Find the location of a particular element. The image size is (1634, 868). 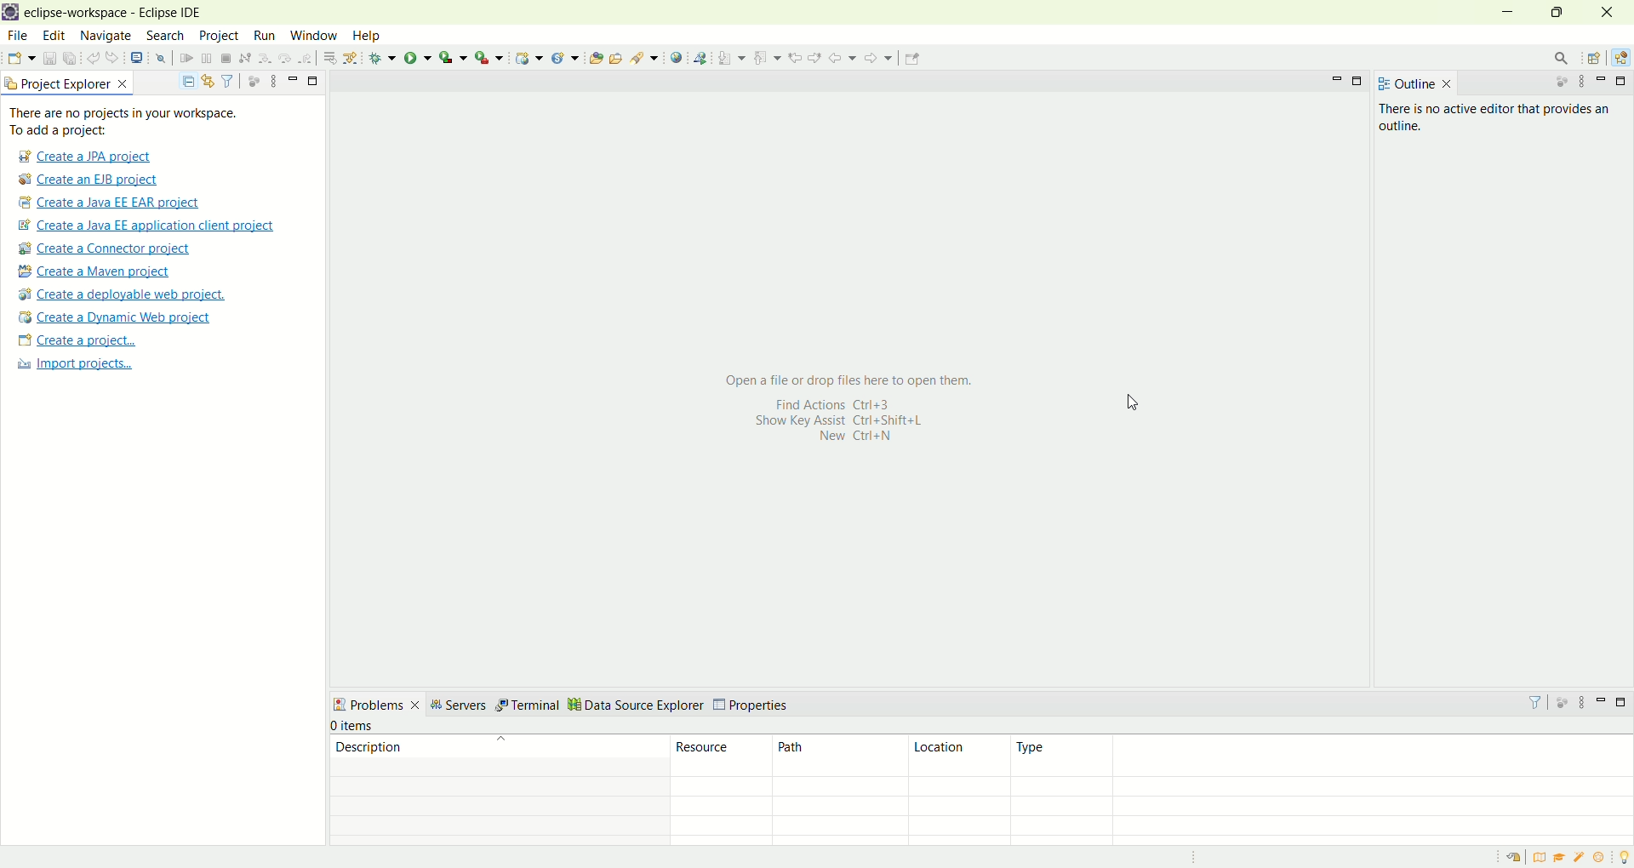

save all is located at coordinates (68, 58).